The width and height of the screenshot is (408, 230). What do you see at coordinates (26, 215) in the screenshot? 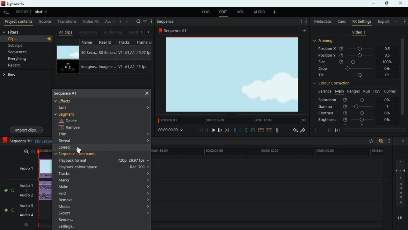
I see `audio 4` at bounding box center [26, 215].